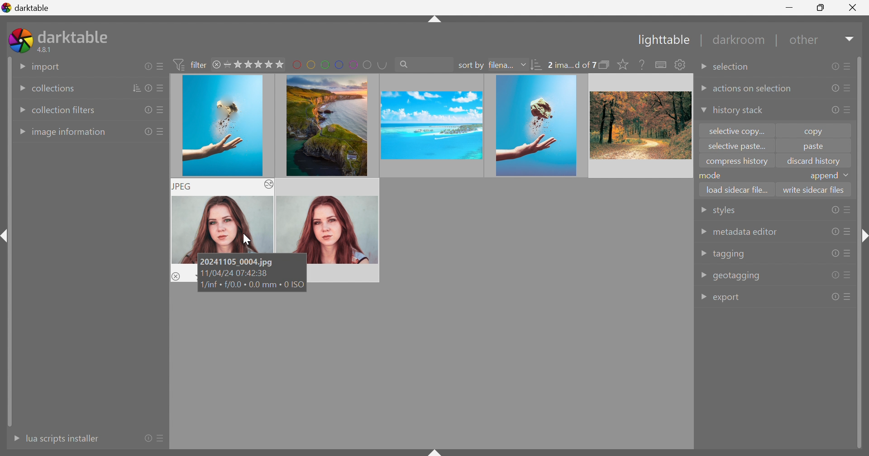  Describe the element at coordinates (661, 41) in the screenshot. I see `Lighttable` at that location.